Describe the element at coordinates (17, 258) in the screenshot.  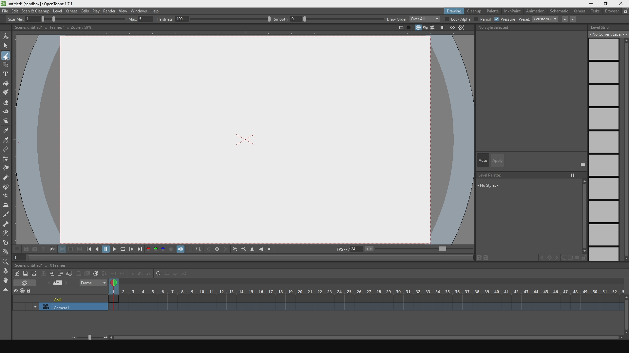
I see `1` at that location.